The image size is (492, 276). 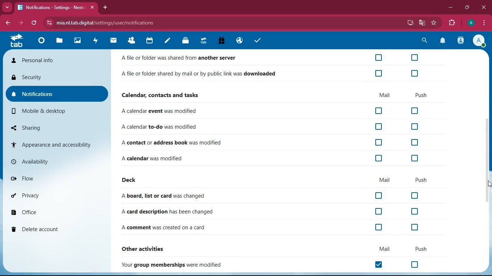 I want to click on Account, so click(x=479, y=40).